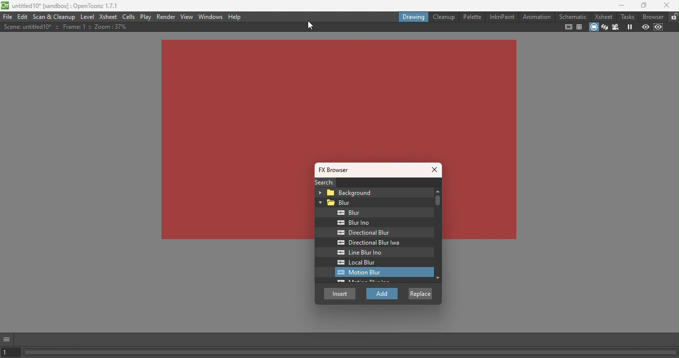 This screenshot has height=358, width=679. I want to click on Sub-camera preview, so click(659, 27).